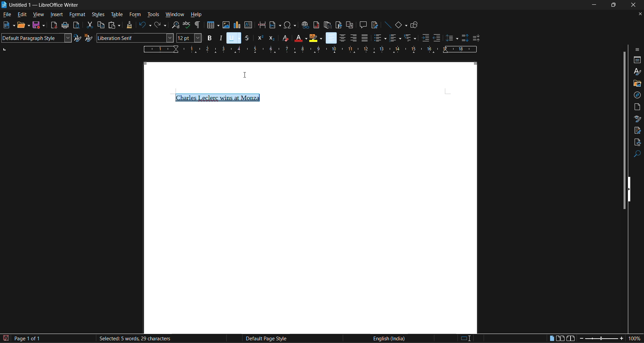 The image size is (644, 343). Describe the element at coordinates (638, 106) in the screenshot. I see `page` at that location.